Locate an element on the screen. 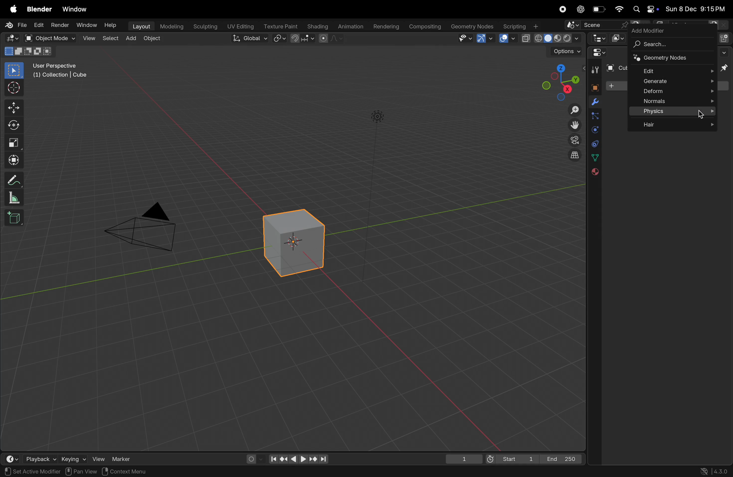 The width and height of the screenshot is (733, 477). add cube is located at coordinates (14, 218).